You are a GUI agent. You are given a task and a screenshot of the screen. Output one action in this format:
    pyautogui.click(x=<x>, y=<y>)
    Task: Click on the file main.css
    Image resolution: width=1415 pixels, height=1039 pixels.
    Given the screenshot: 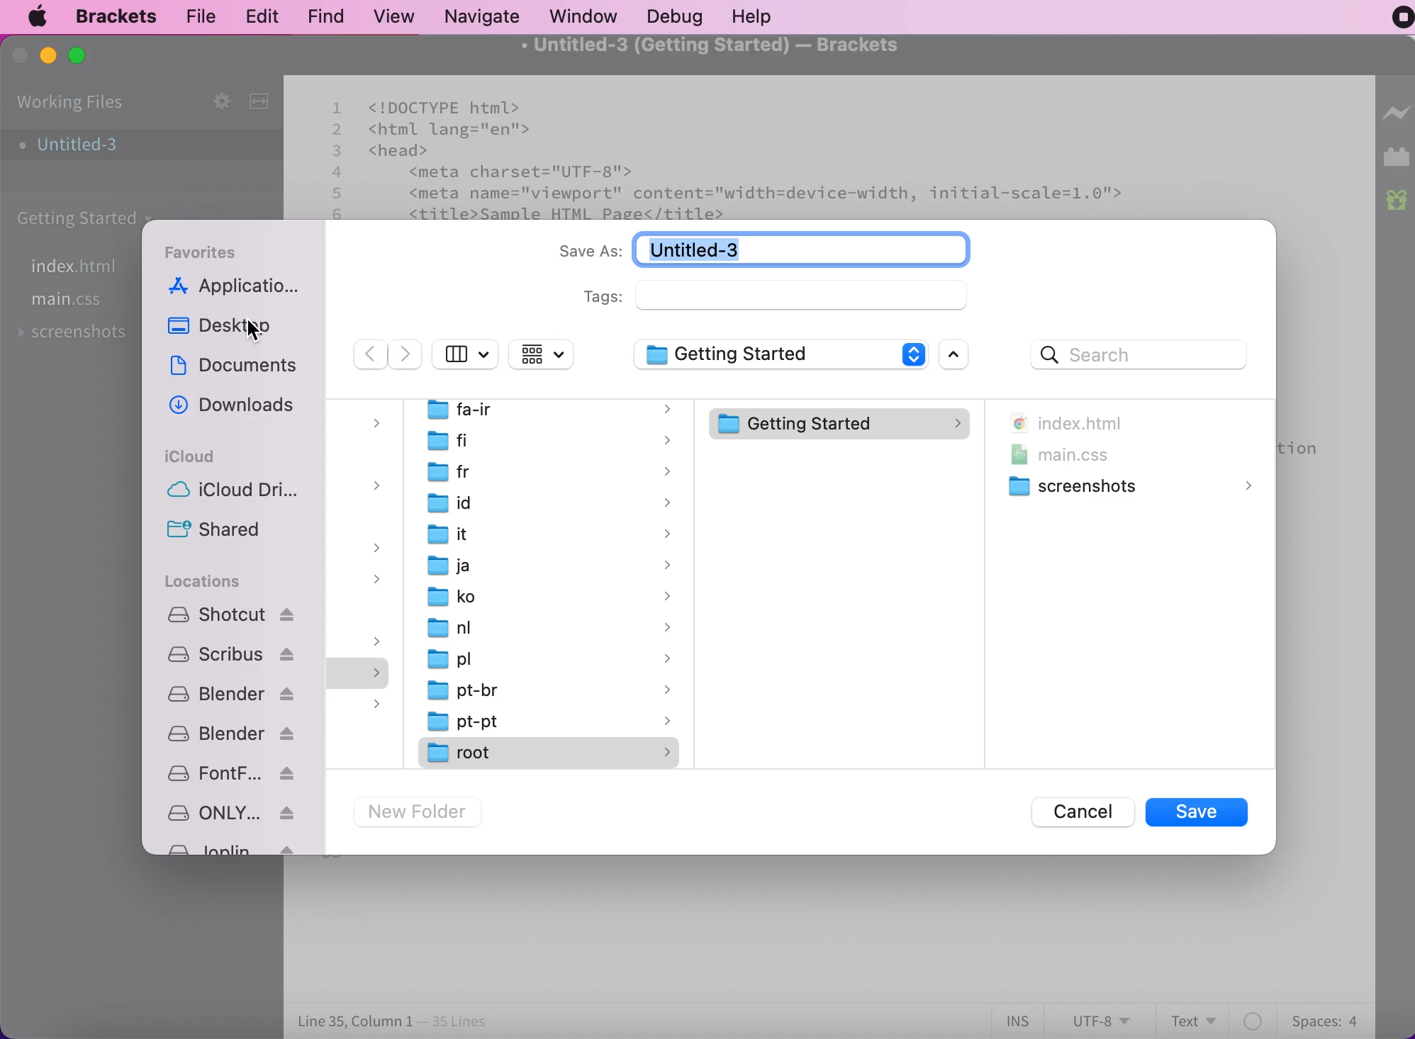 What is the action you would take?
    pyautogui.click(x=72, y=301)
    